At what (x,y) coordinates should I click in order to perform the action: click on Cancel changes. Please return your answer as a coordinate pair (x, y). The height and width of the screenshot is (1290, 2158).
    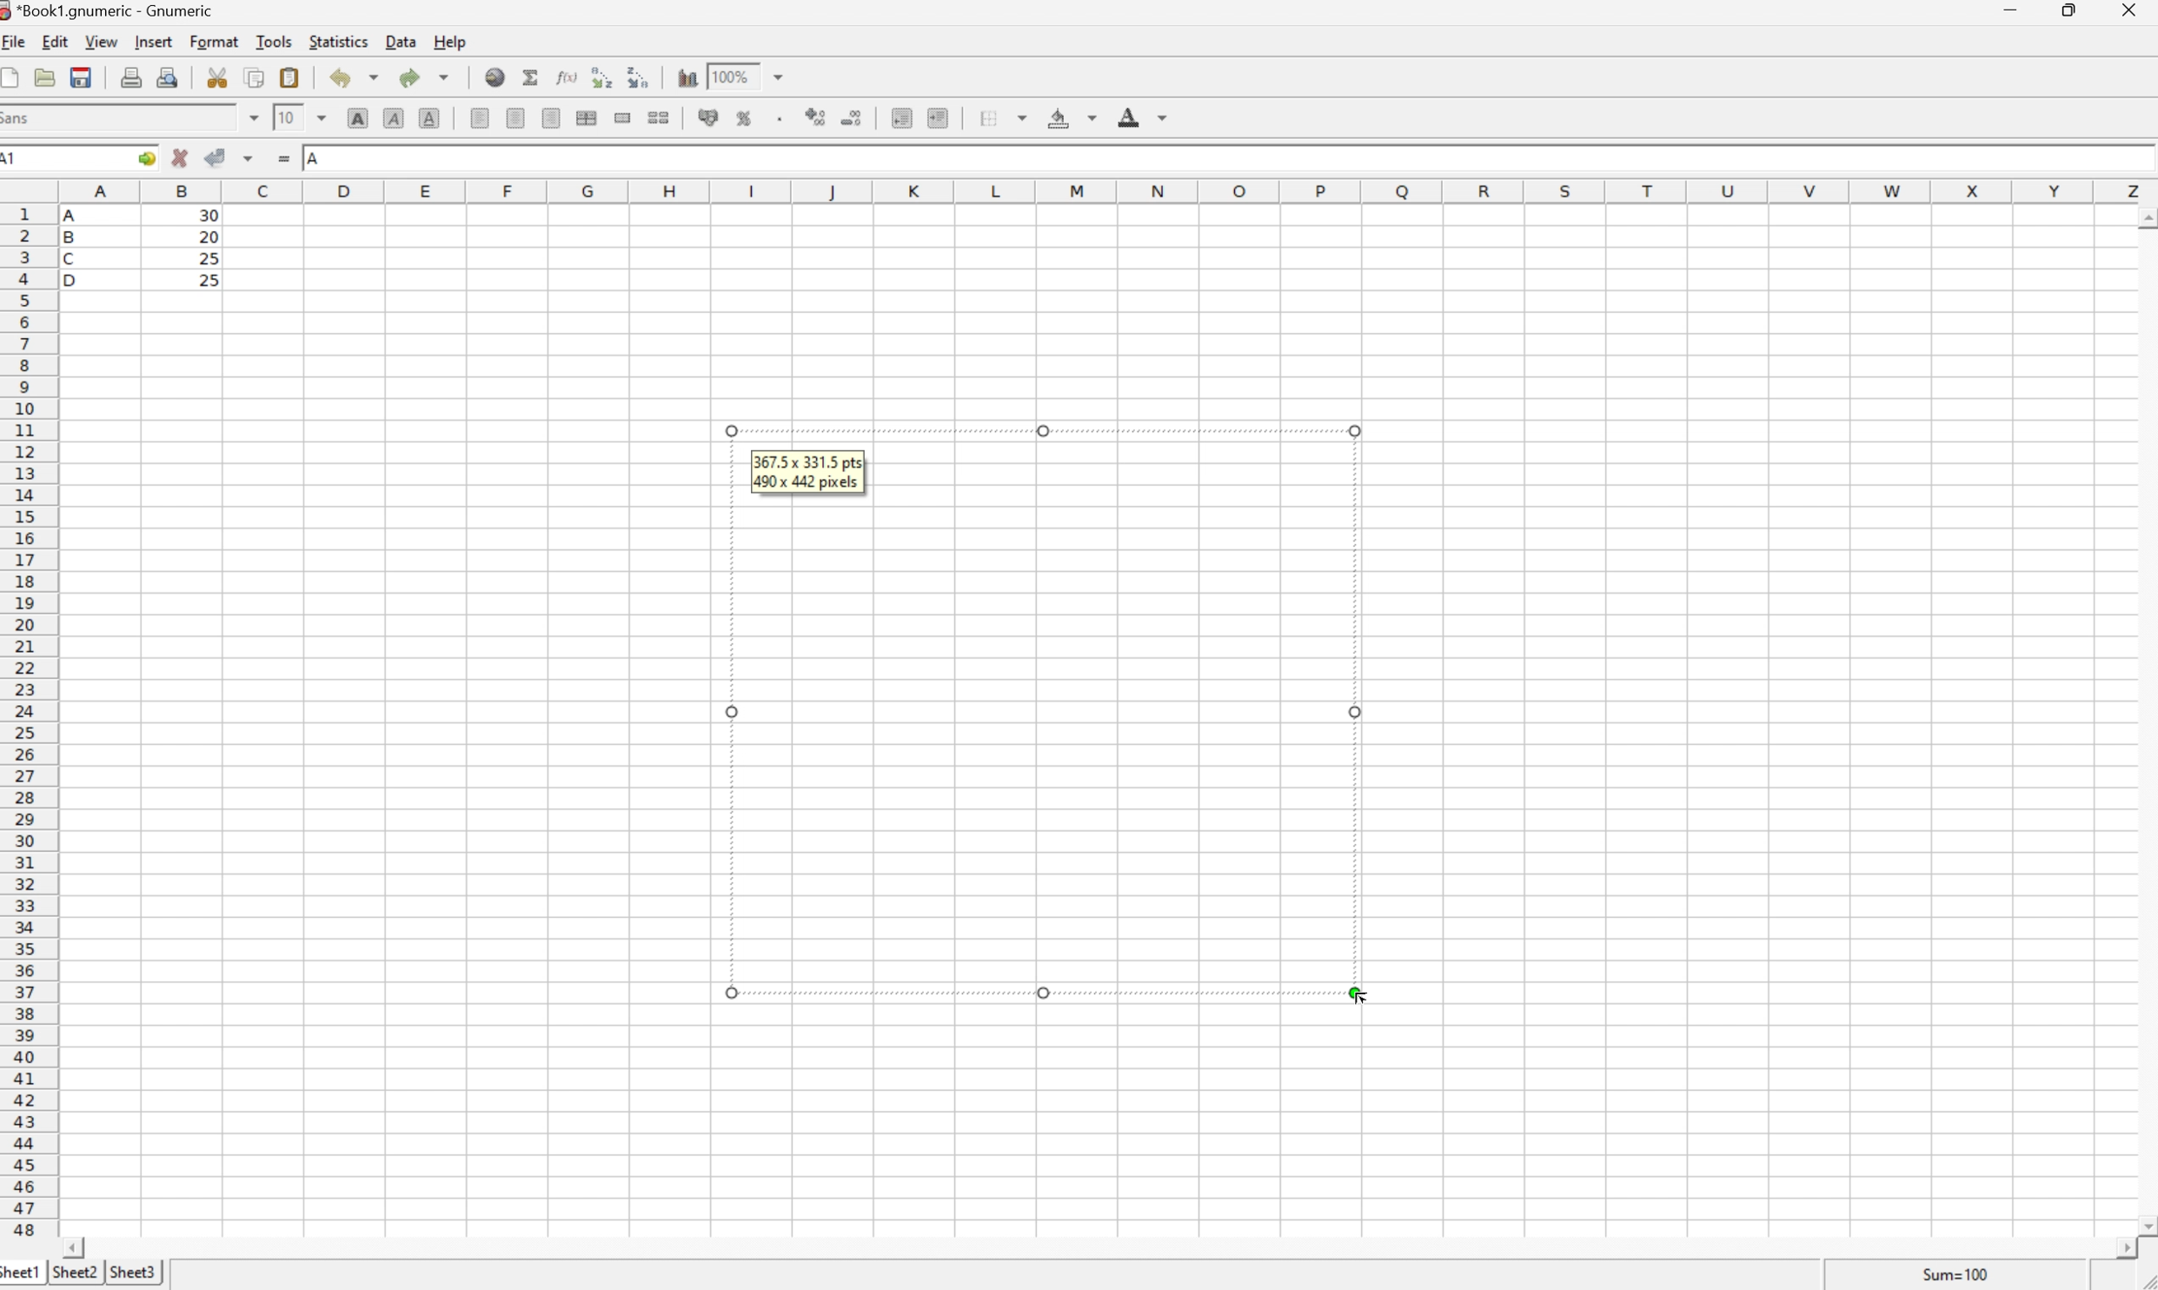
    Looking at the image, I should click on (180, 156).